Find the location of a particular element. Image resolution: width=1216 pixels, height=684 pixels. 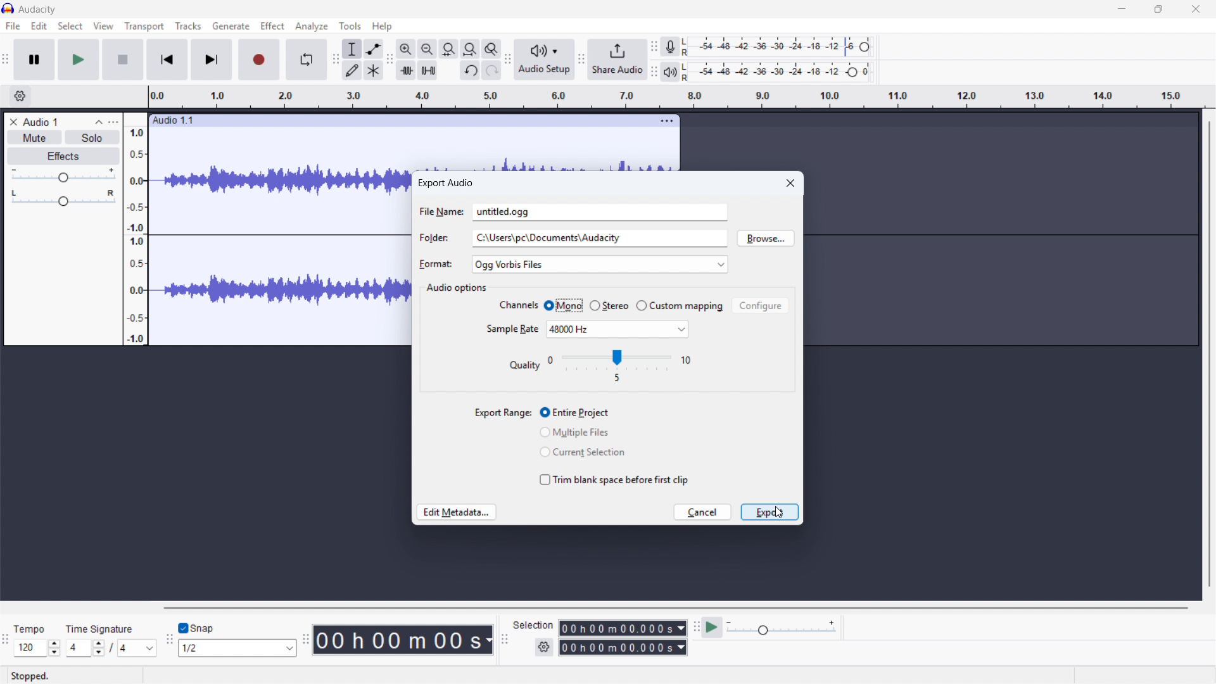

Tools toolbar  is located at coordinates (335, 59).